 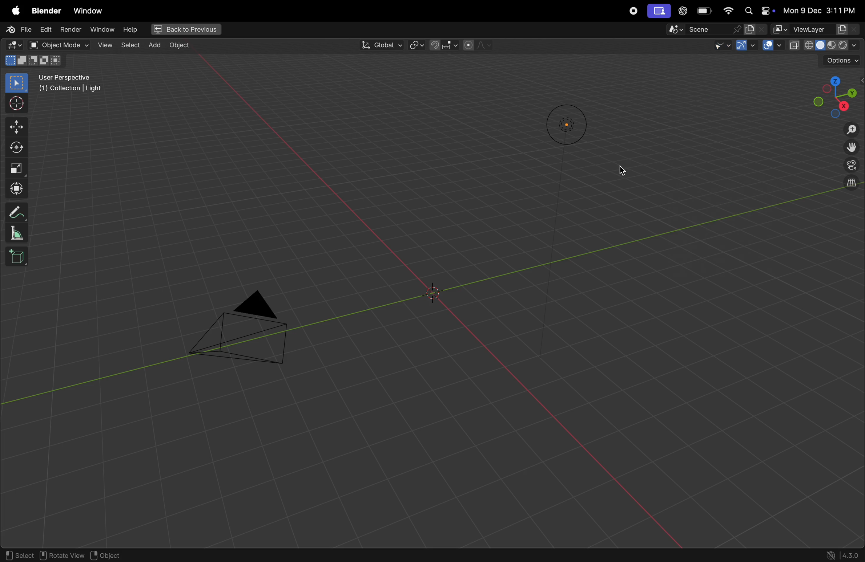 What do you see at coordinates (711, 29) in the screenshot?
I see `scene` at bounding box center [711, 29].